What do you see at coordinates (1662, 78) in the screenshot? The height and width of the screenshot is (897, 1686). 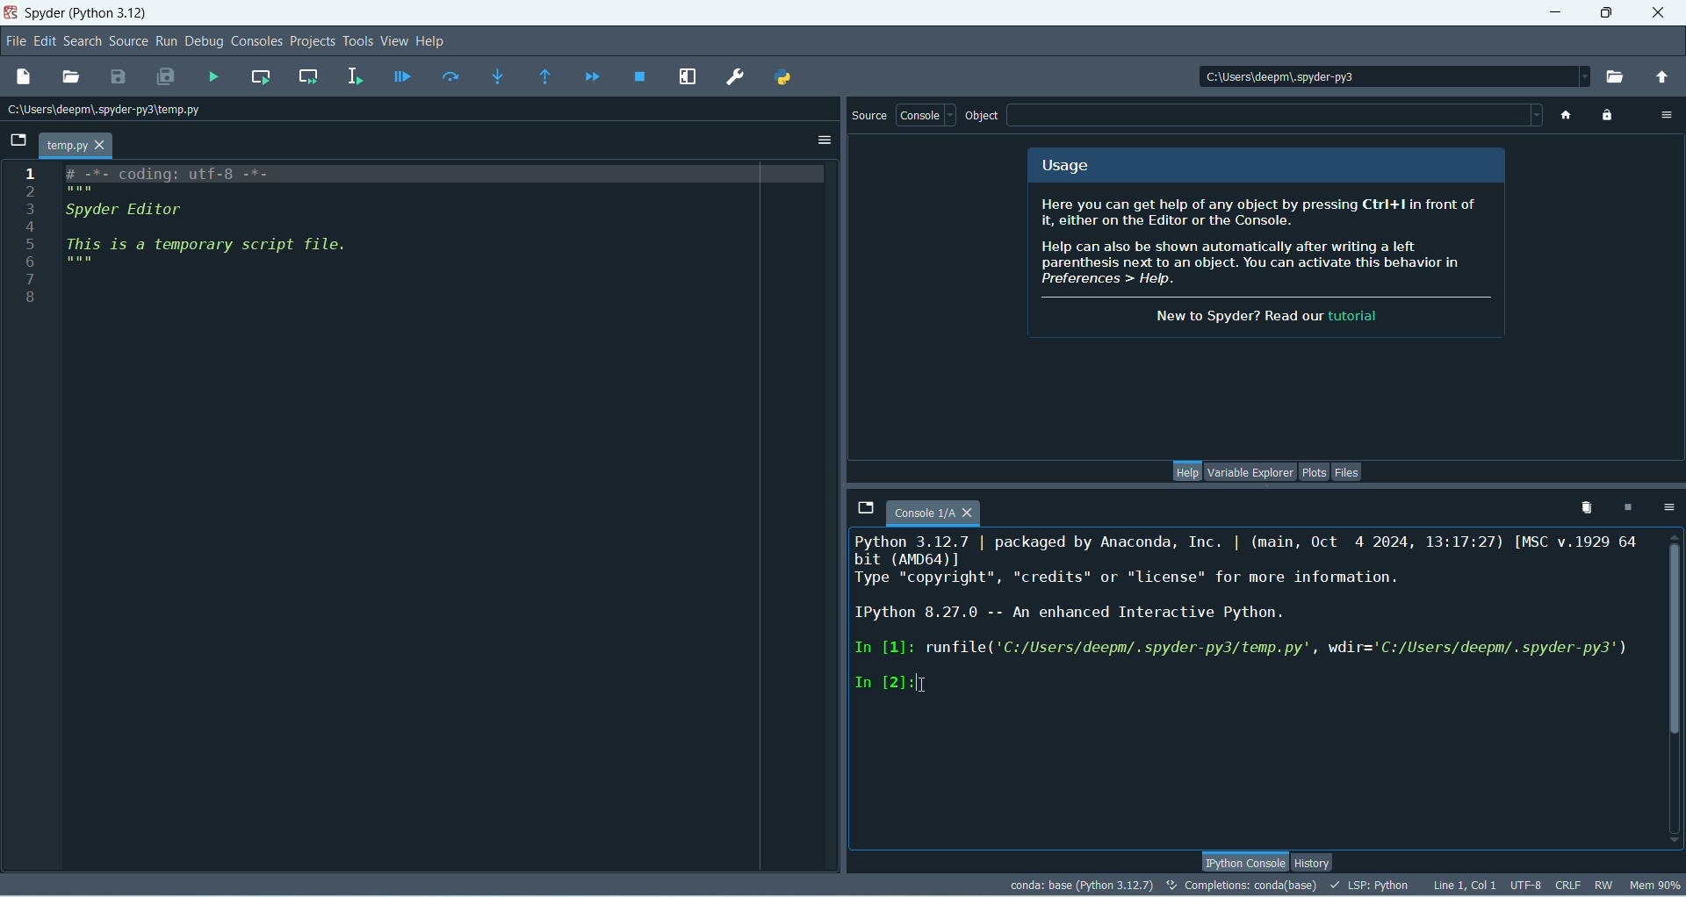 I see `change to parent directory` at bounding box center [1662, 78].